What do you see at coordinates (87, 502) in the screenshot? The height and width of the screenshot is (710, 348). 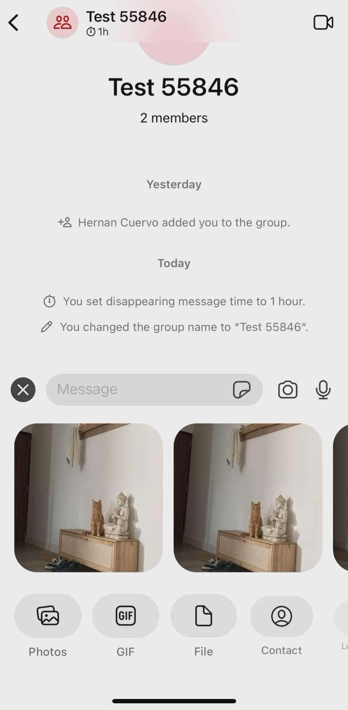 I see `image` at bounding box center [87, 502].